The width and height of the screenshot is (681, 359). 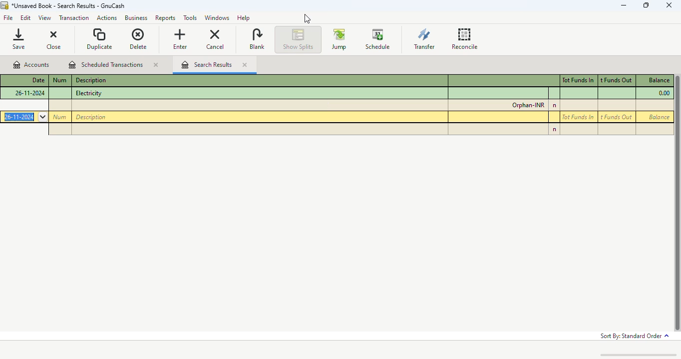 What do you see at coordinates (4, 5) in the screenshot?
I see `logo` at bounding box center [4, 5].